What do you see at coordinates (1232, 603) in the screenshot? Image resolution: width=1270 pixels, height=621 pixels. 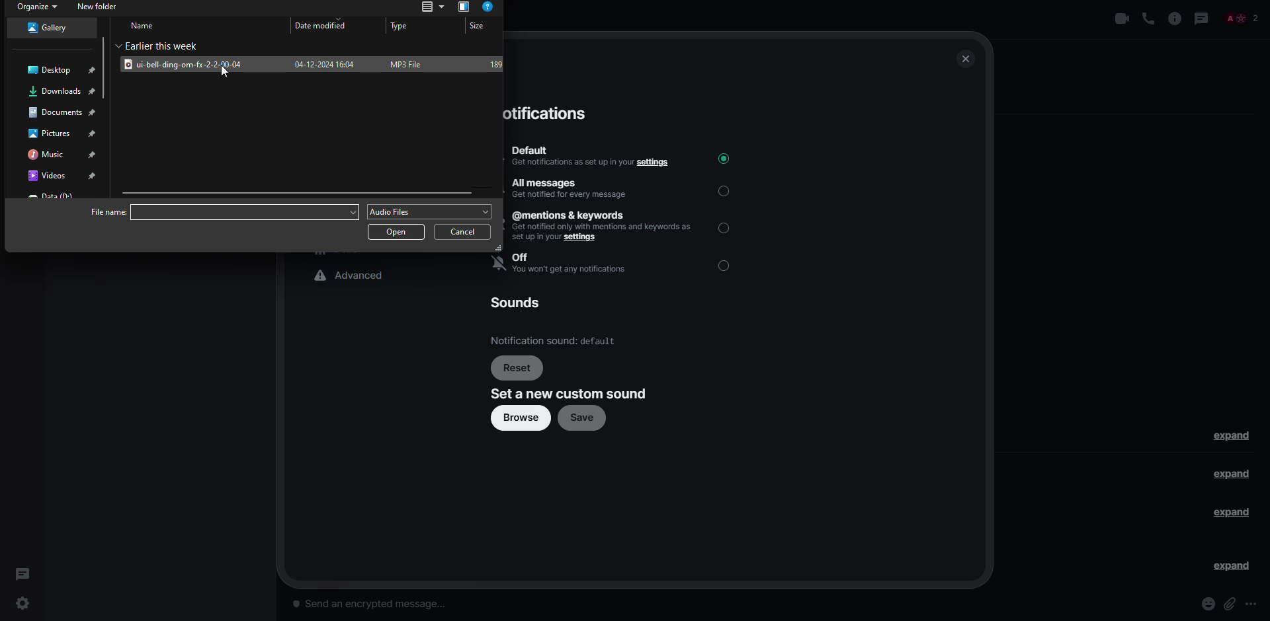 I see `attach` at bounding box center [1232, 603].